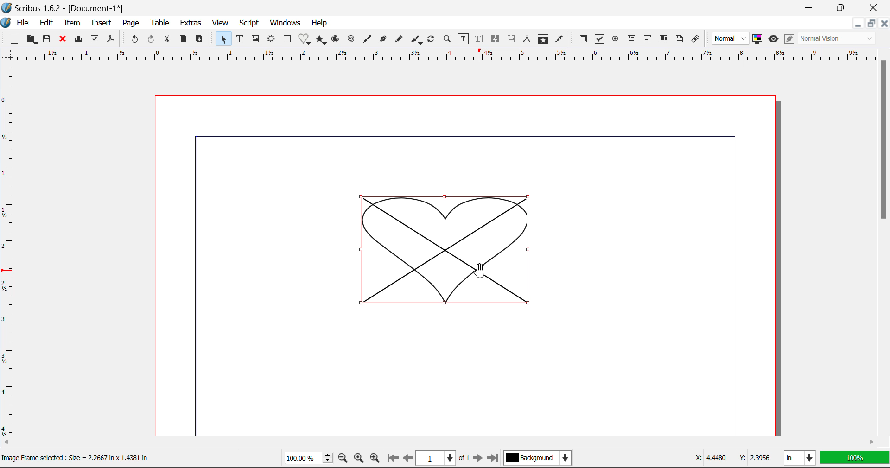 Image resolution: width=890 pixels, height=468 pixels. What do you see at coordinates (100, 23) in the screenshot?
I see `Insert` at bounding box center [100, 23].